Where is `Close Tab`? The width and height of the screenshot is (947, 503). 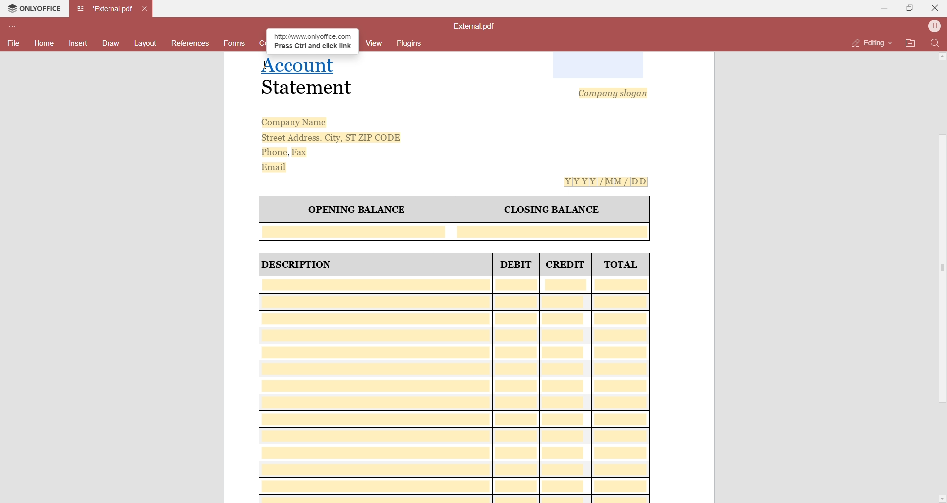
Close Tab is located at coordinates (148, 8).